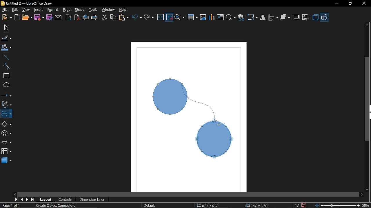 This screenshot has width=371, height=208. What do you see at coordinates (137, 17) in the screenshot?
I see `Undo` at bounding box center [137, 17].